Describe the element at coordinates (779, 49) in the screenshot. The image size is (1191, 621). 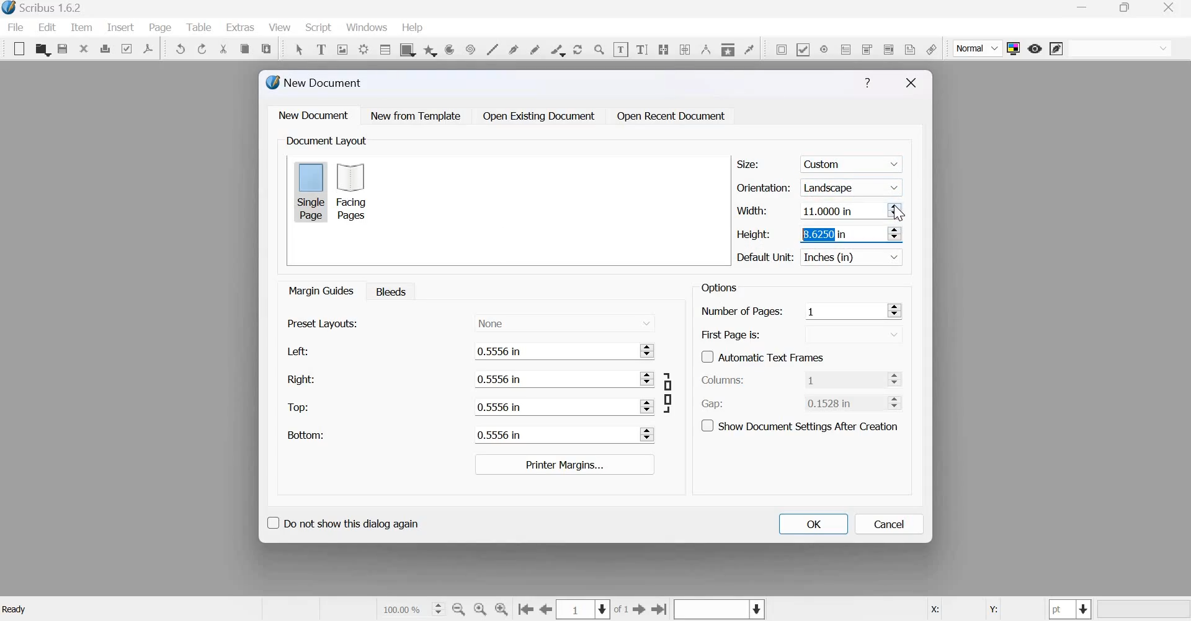
I see `PDF push button` at that location.